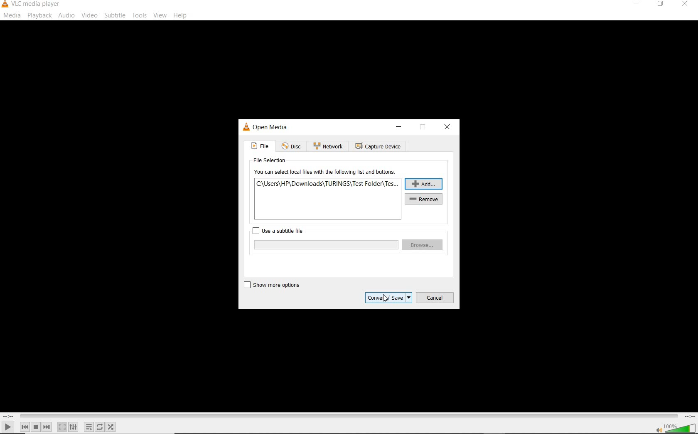 Image resolution: width=698 pixels, height=434 pixels. Describe the element at coordinates (681, 427) in the screenshot. I see `volume` at that location.